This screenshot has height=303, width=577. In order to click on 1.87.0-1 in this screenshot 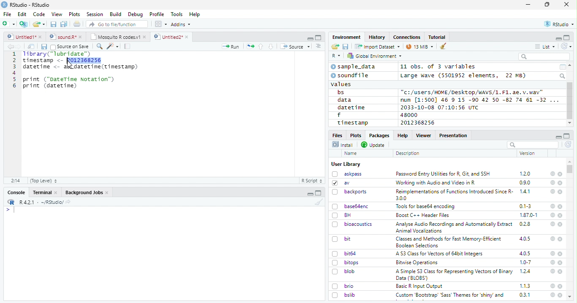, I will do `click(528, 215)`.